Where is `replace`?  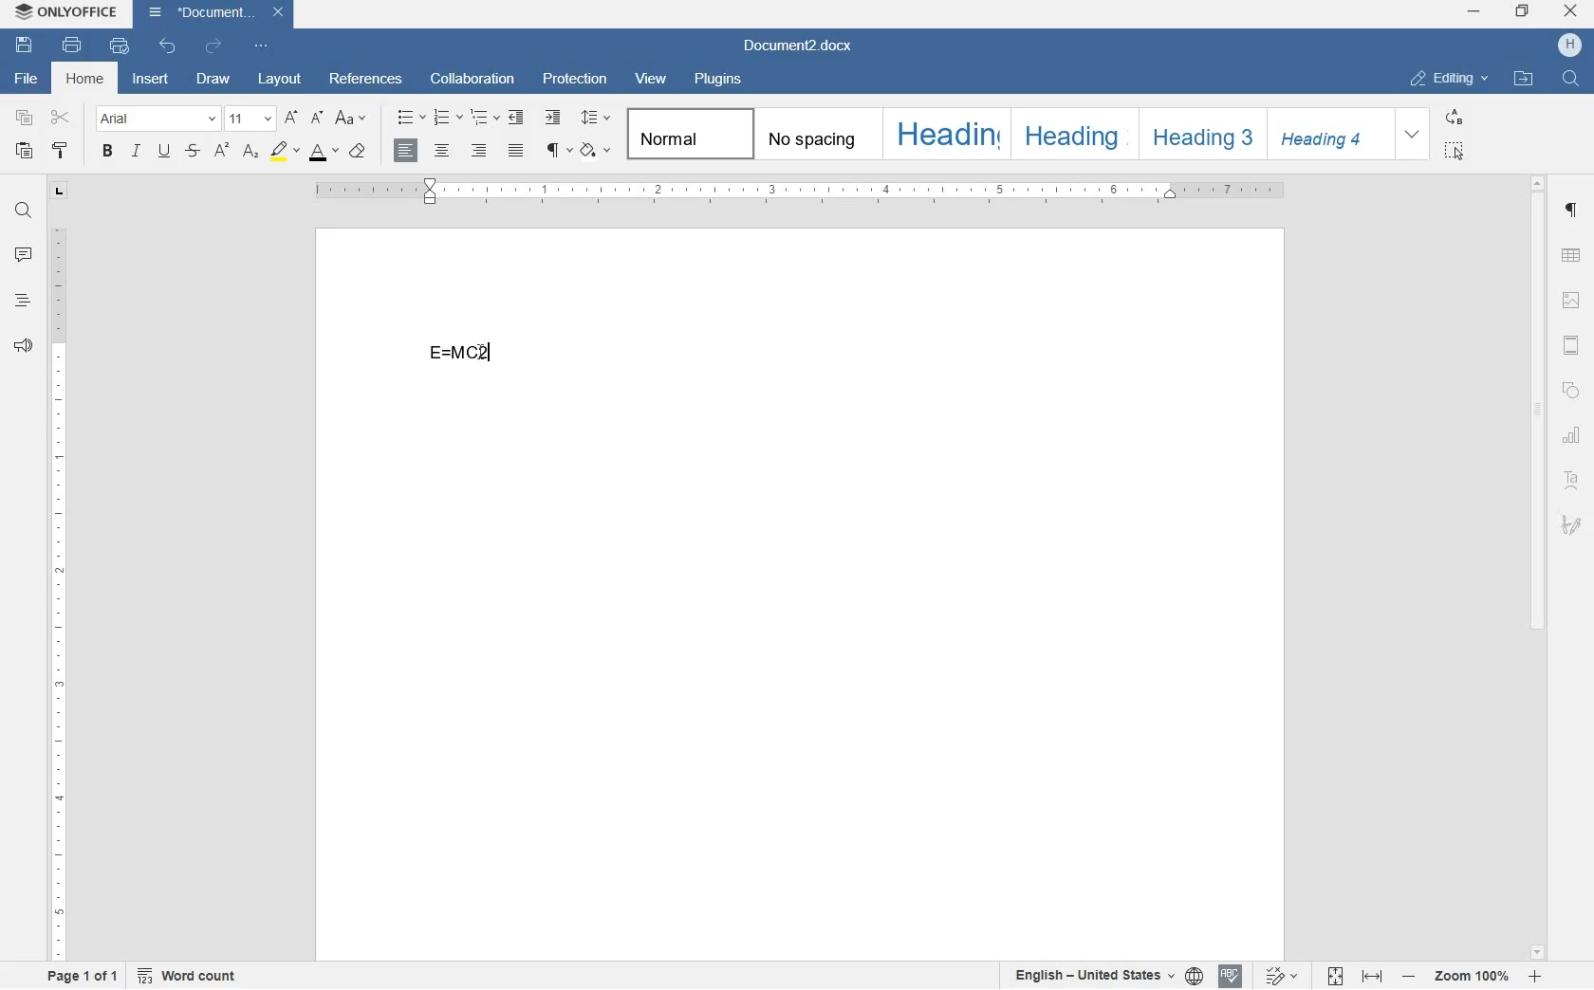
replace is located at coordinates (1455, 119).